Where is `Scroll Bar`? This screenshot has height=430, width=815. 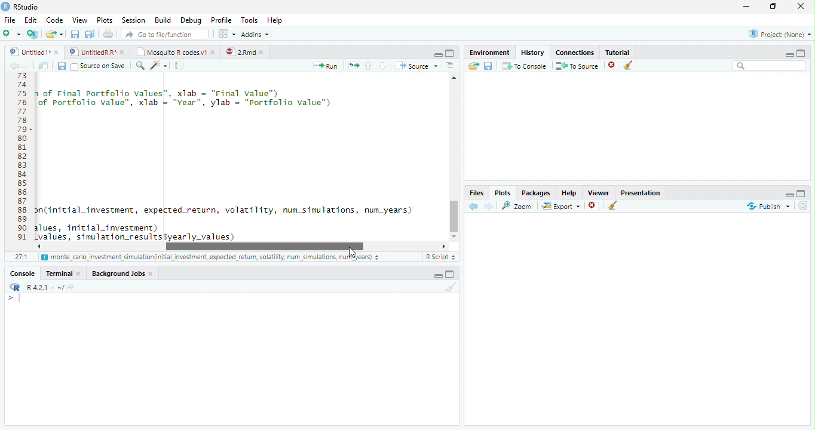
Scroll Bar is located at coordinates (454, 214).